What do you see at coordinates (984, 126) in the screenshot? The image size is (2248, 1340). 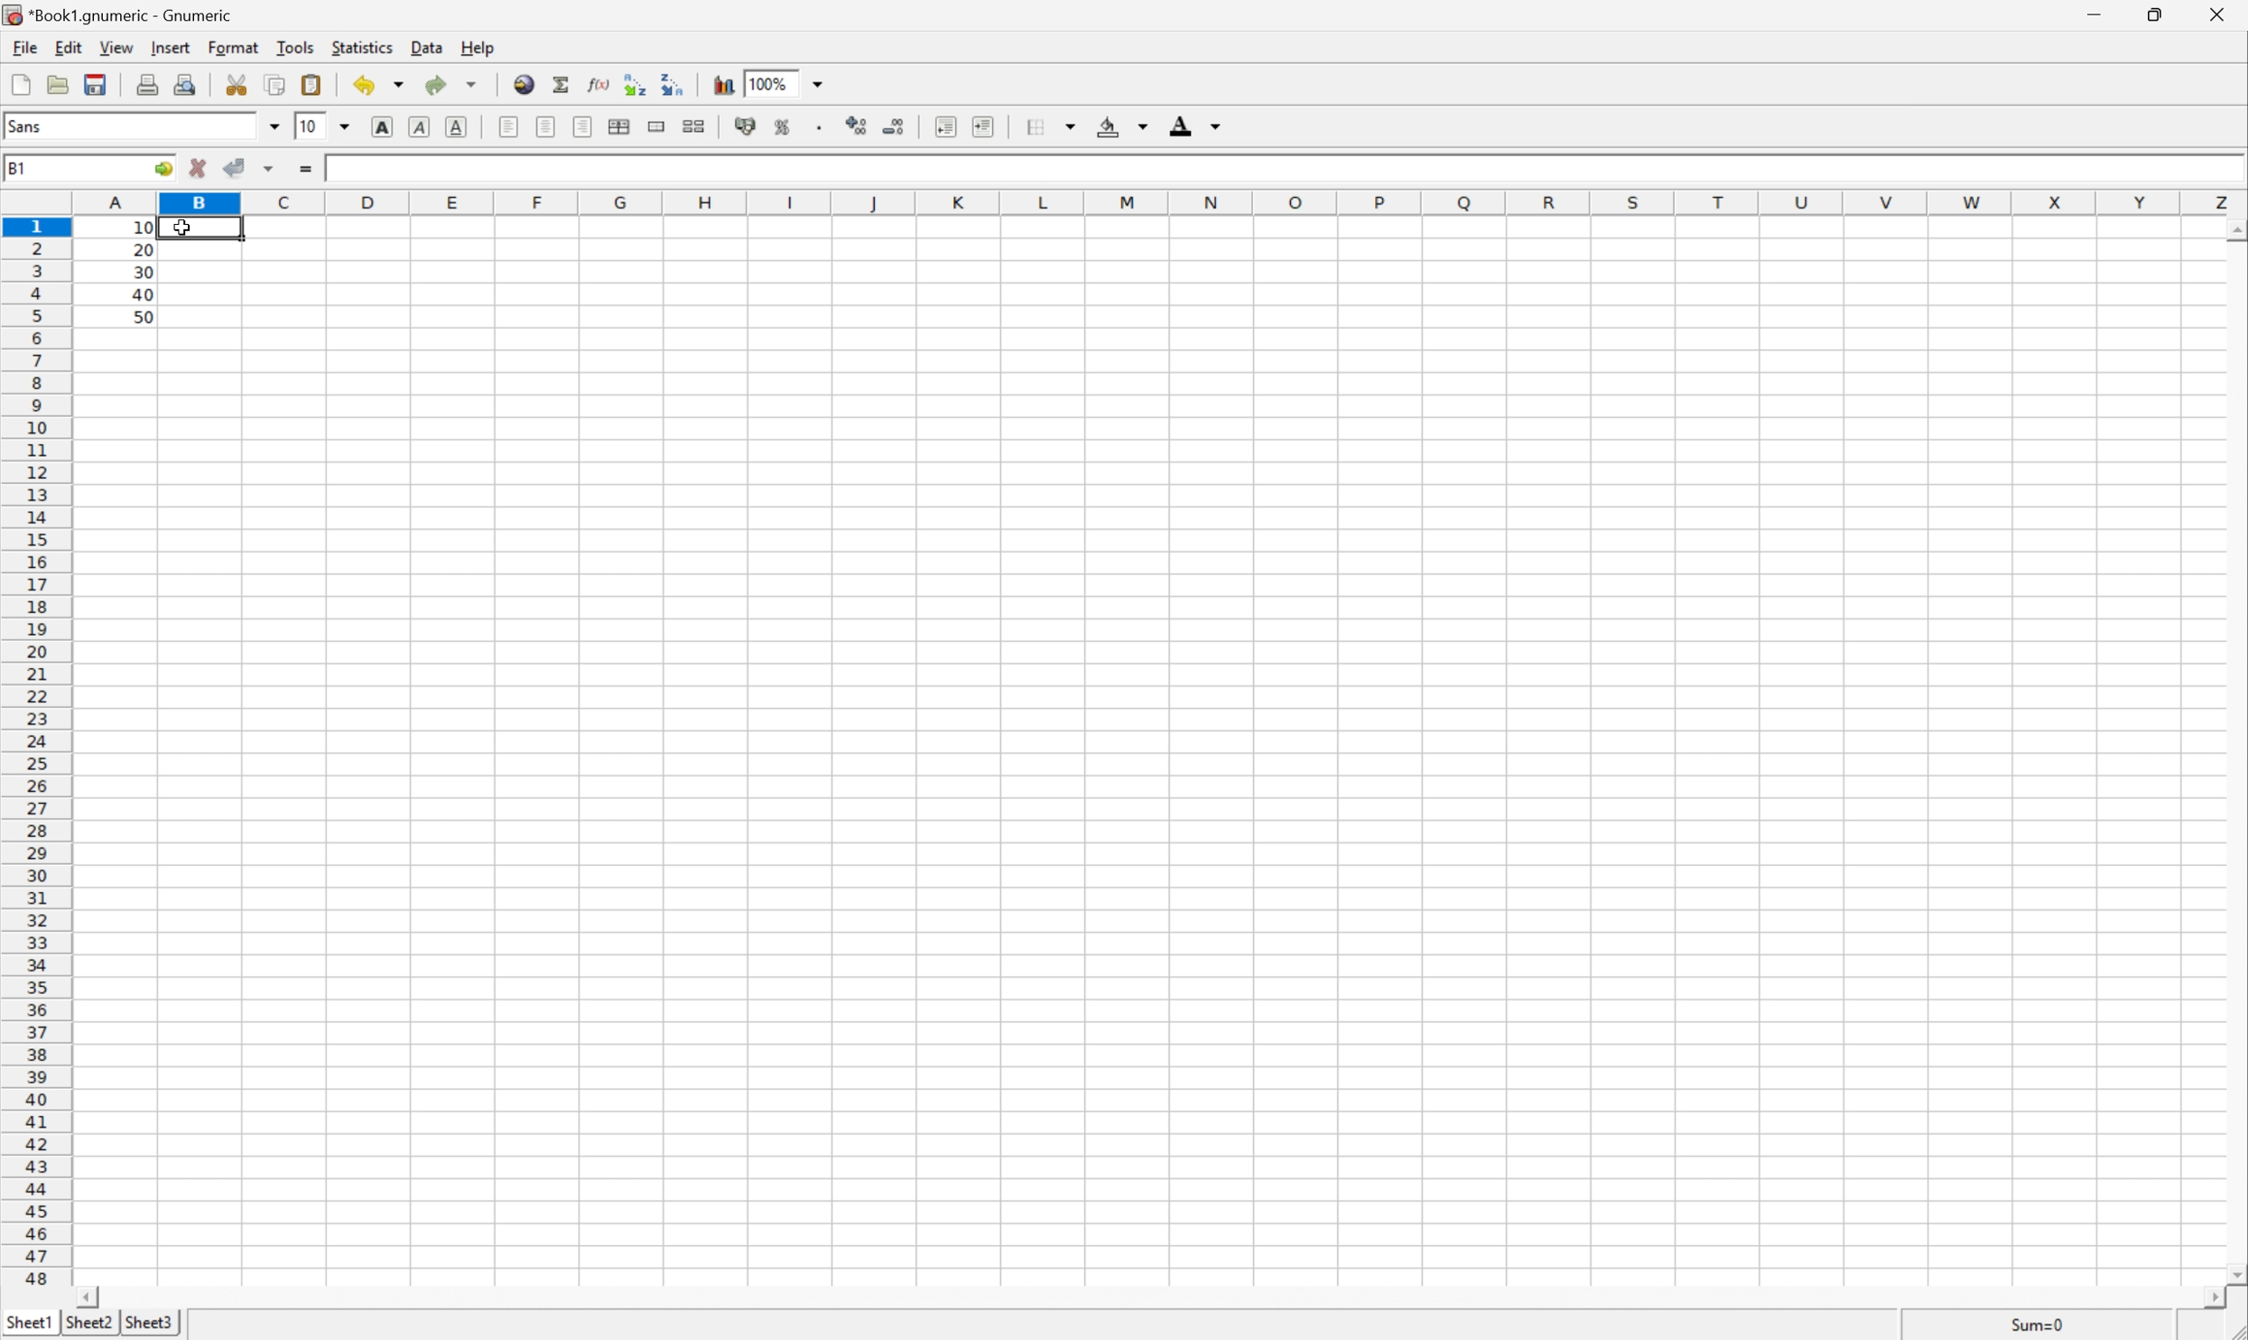 I see `Increase indent, and align the contents to the left` at bounding box center [984, 126].